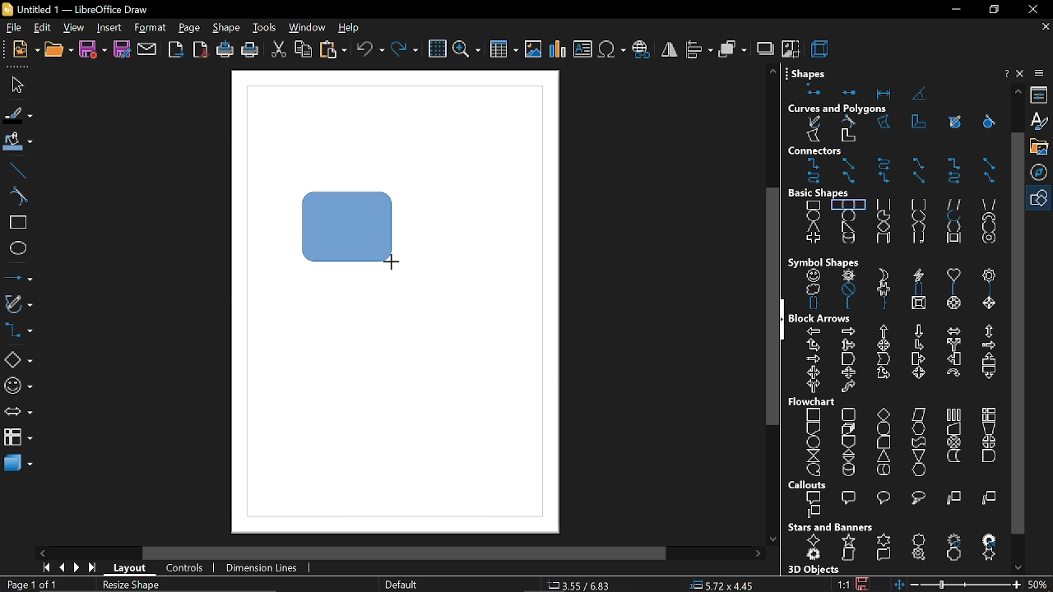 The image size is (1053, 592). I want to click on line, so click(18, 170).